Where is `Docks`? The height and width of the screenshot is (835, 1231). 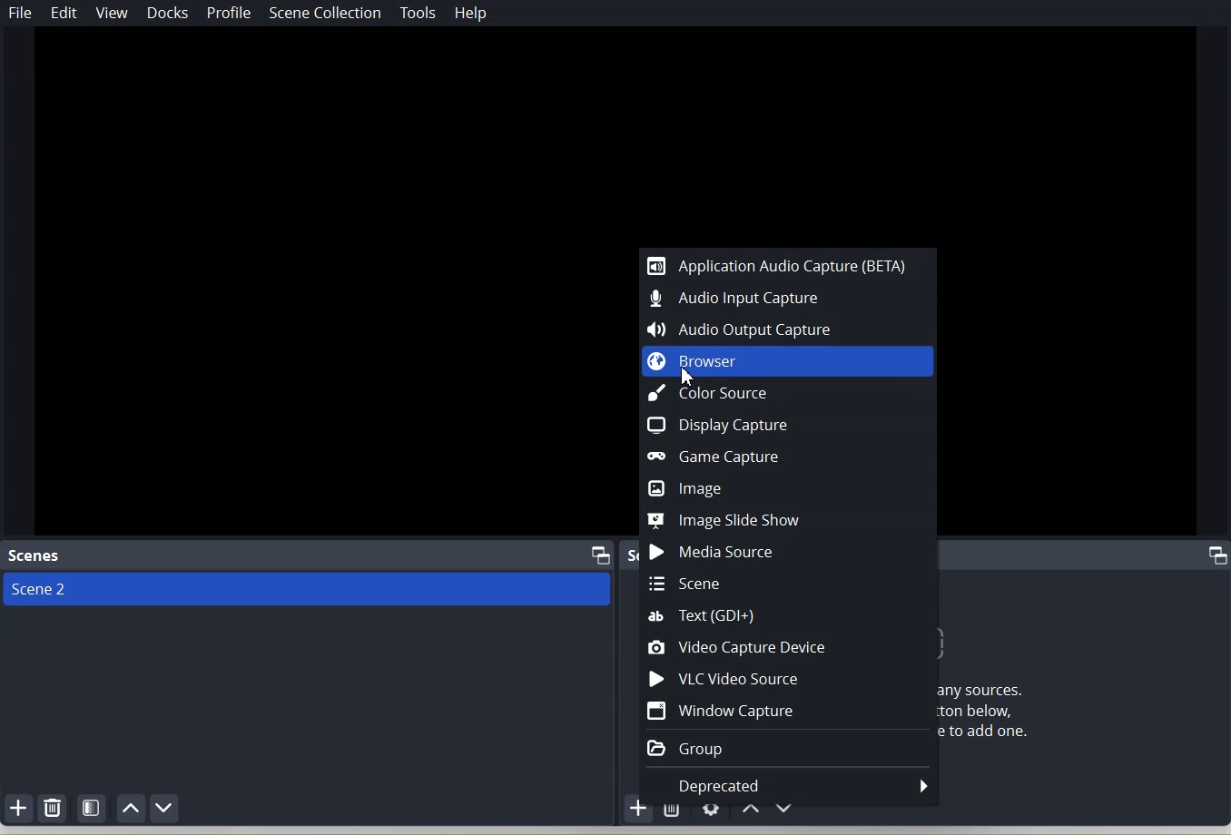 Docks is located at coordinates (170, 14).